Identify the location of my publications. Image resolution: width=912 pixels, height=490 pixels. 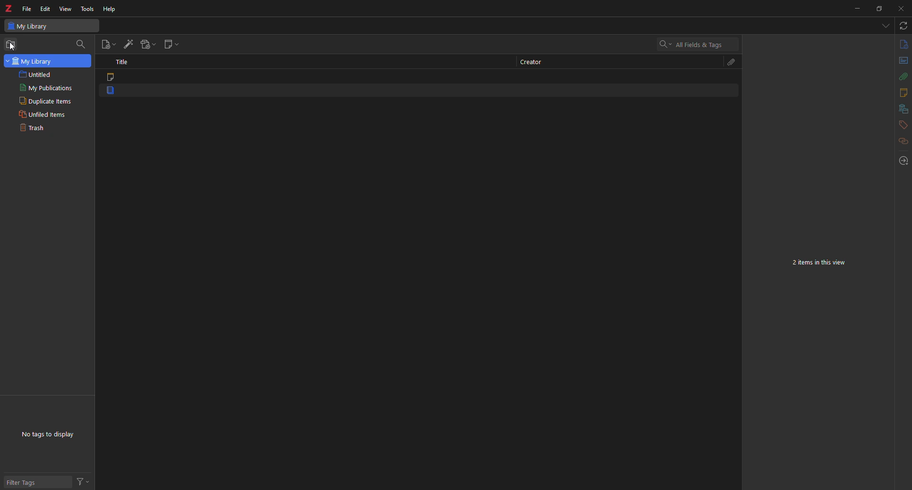
(44, 88).